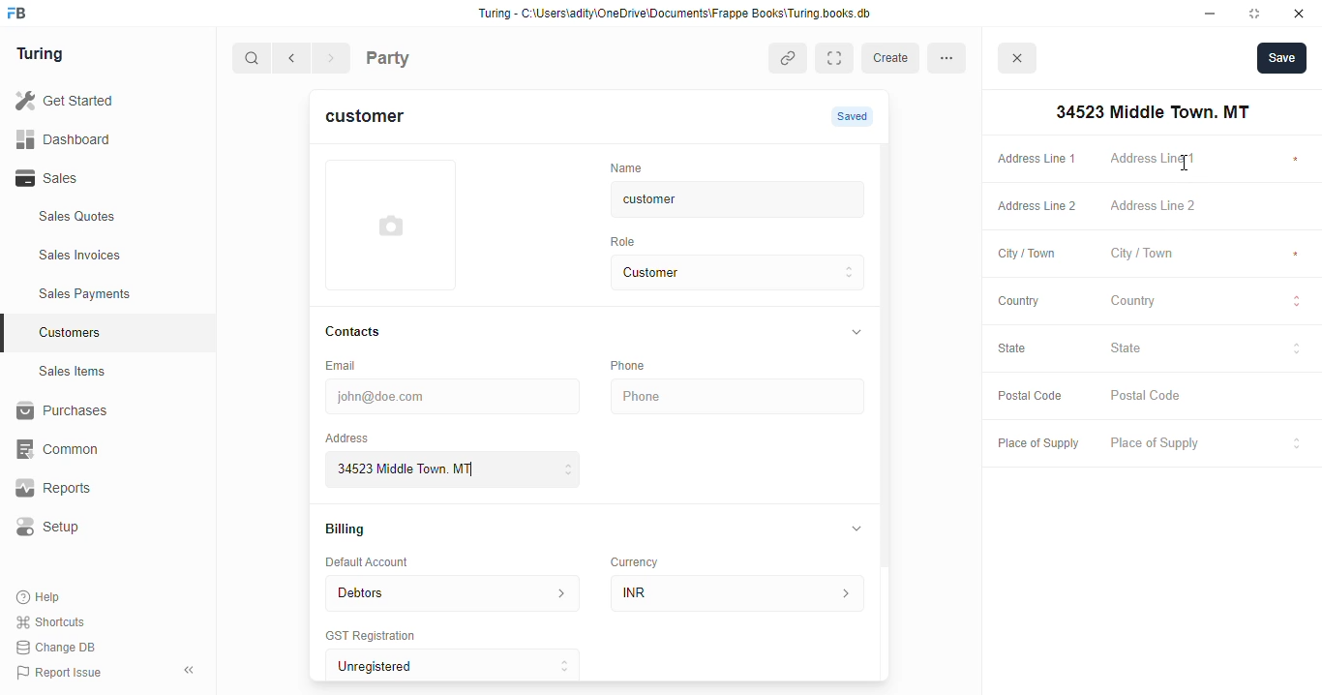 The width and height of the screenshot is (1322, 695). What do you see at coordinates (1192, 164) in the screenshot?
I see `cursor` at bounding box center [1192, 164].